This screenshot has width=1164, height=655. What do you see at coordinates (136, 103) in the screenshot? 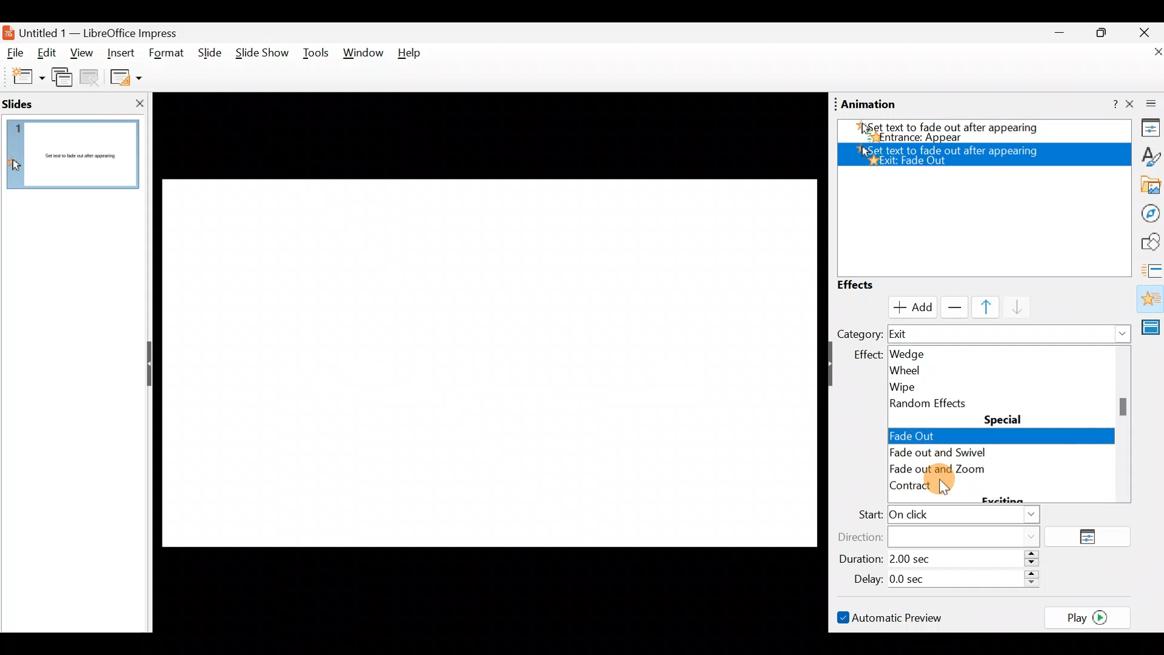
I see `Close slide pane` at bounding box center [136, 103].